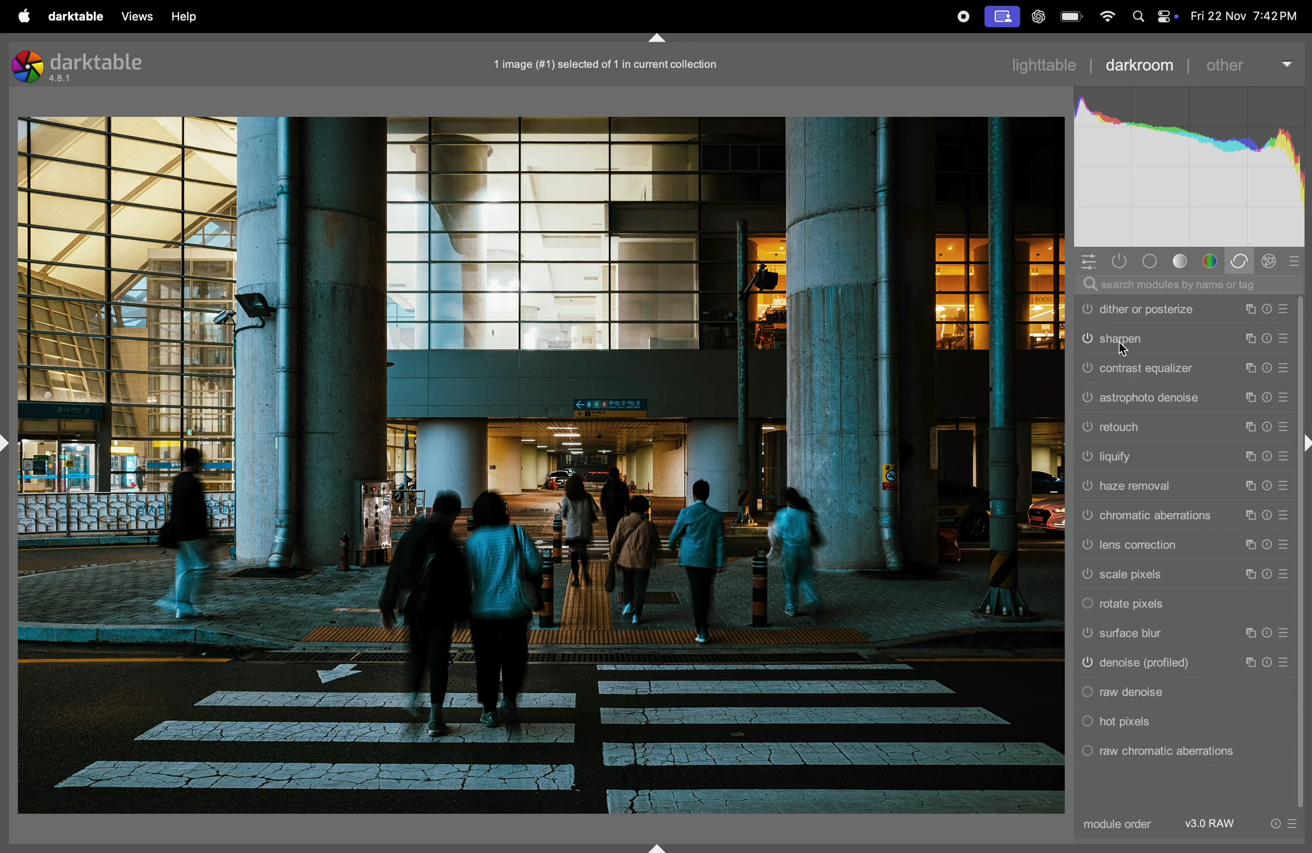 This screenshot has height=853, width=1312. Describe the element at coordinates (1184, 369) in the screenshot. I see `contras equalizer` at that location.